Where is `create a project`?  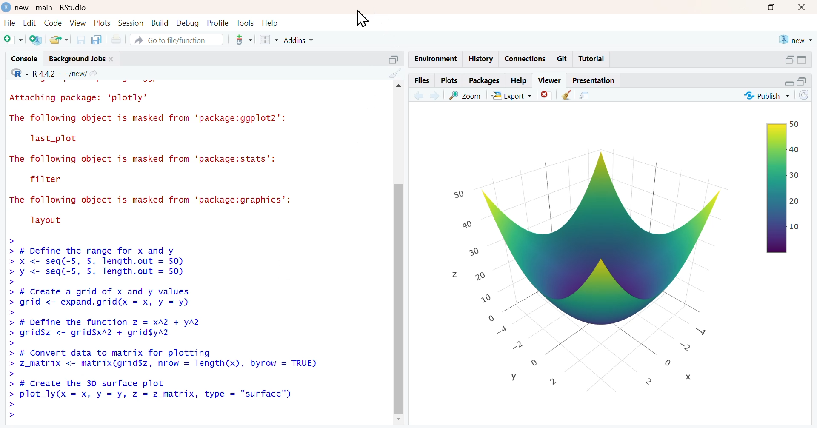 create a project is located at coordinates (36, 40).